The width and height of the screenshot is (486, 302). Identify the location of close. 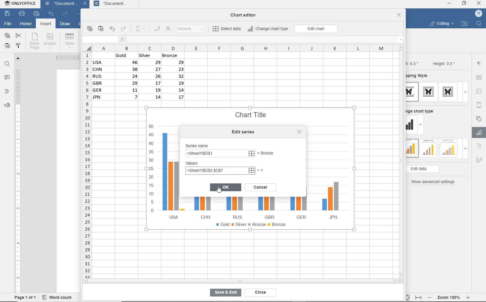
(86, 4).